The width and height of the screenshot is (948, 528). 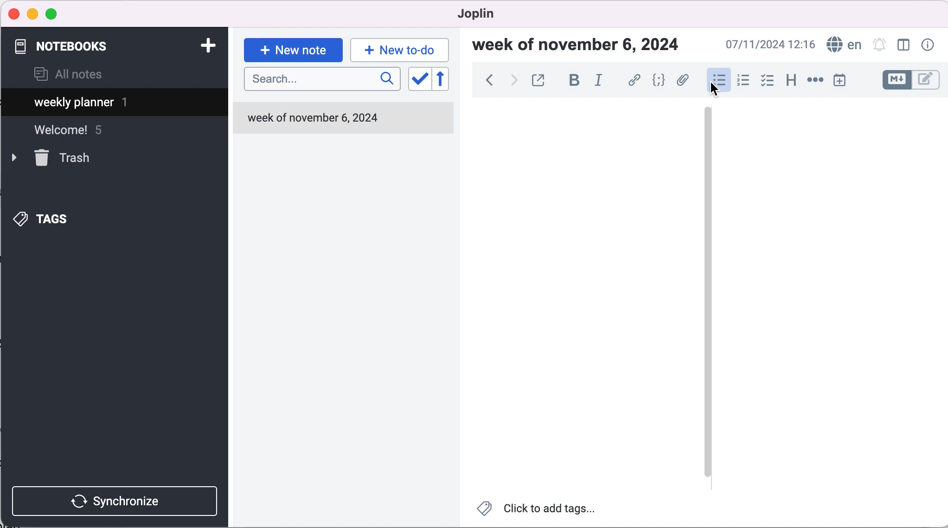 I want to click on checkbox, so click(x=767, y=81).